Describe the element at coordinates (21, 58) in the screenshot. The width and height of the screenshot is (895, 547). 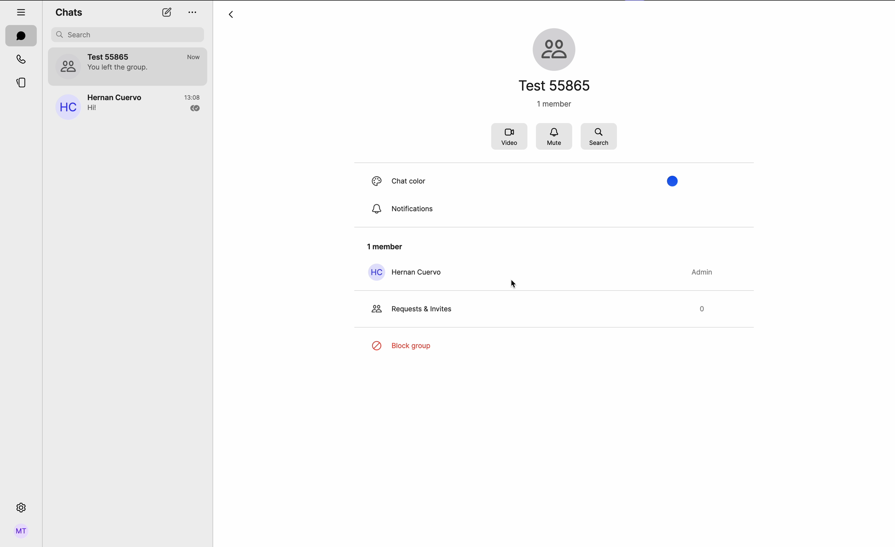
I see `calls` at that location.